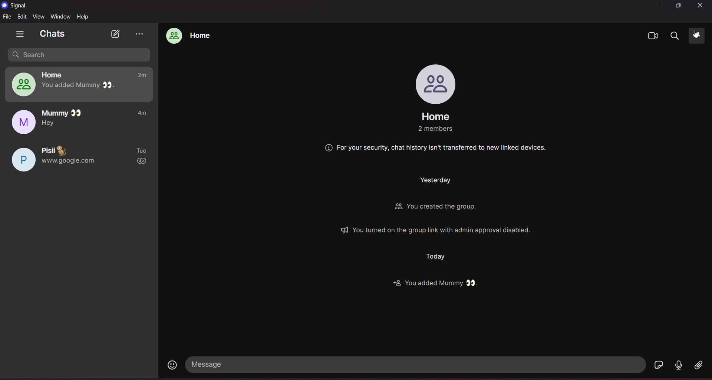 The width and height of the screenshot is (712, 380). I want to click on cursor, so click(698, 36).